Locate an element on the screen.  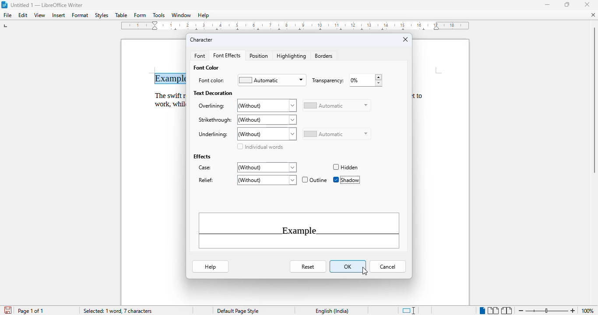
table is located at coordinates (121, 15).